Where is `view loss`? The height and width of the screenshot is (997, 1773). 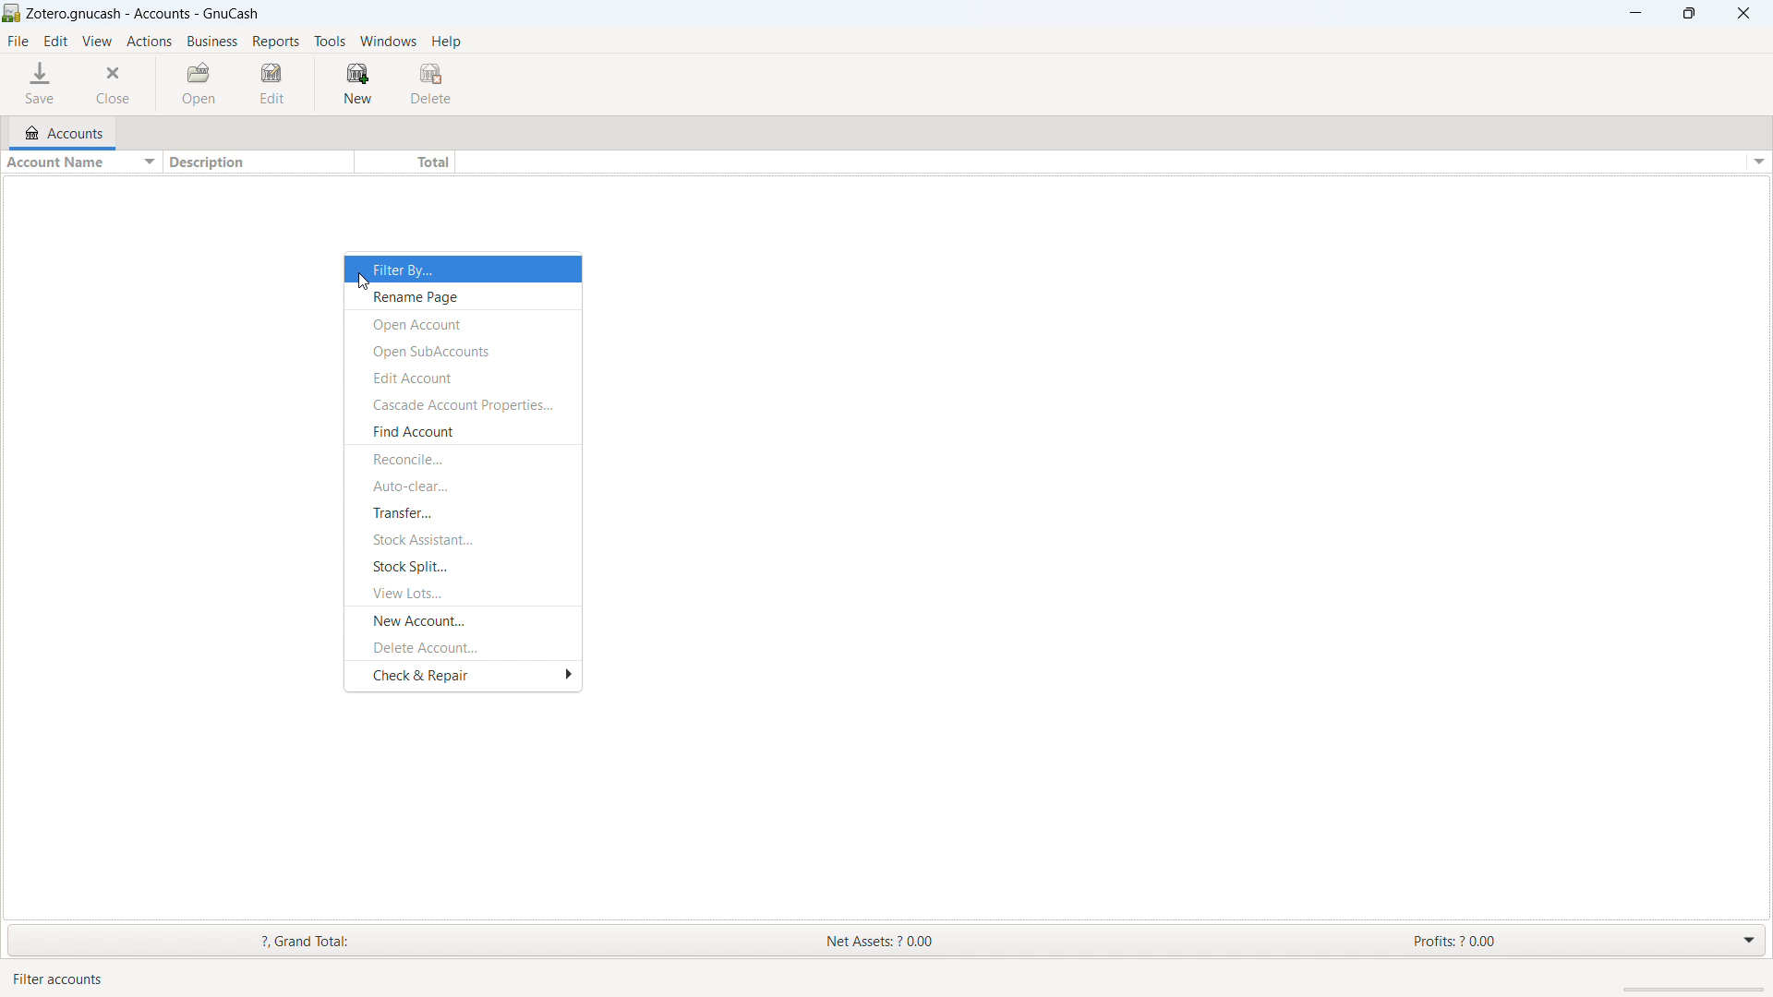 view loss is located at coordinates (462, 593).